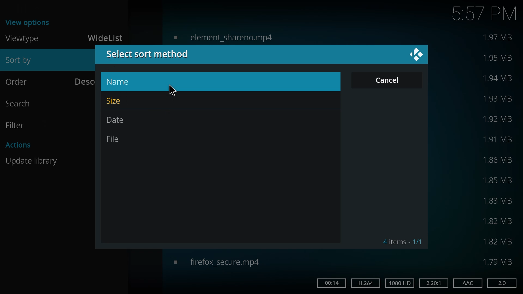 Image resolution: width=523 pixels, height=294 pixels. Describe the element at coordinates (115, 138) in the screenshot. I see `file` at that location.